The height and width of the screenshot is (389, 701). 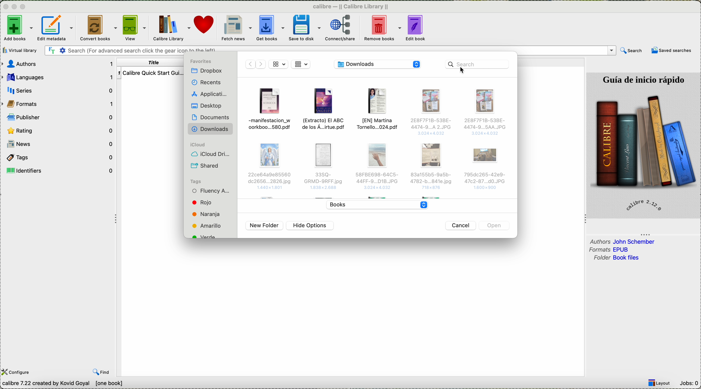 What do you see at coordinates (236, 28) in the screenshot?
I see `fetch news` at bounding box center [236, 28].